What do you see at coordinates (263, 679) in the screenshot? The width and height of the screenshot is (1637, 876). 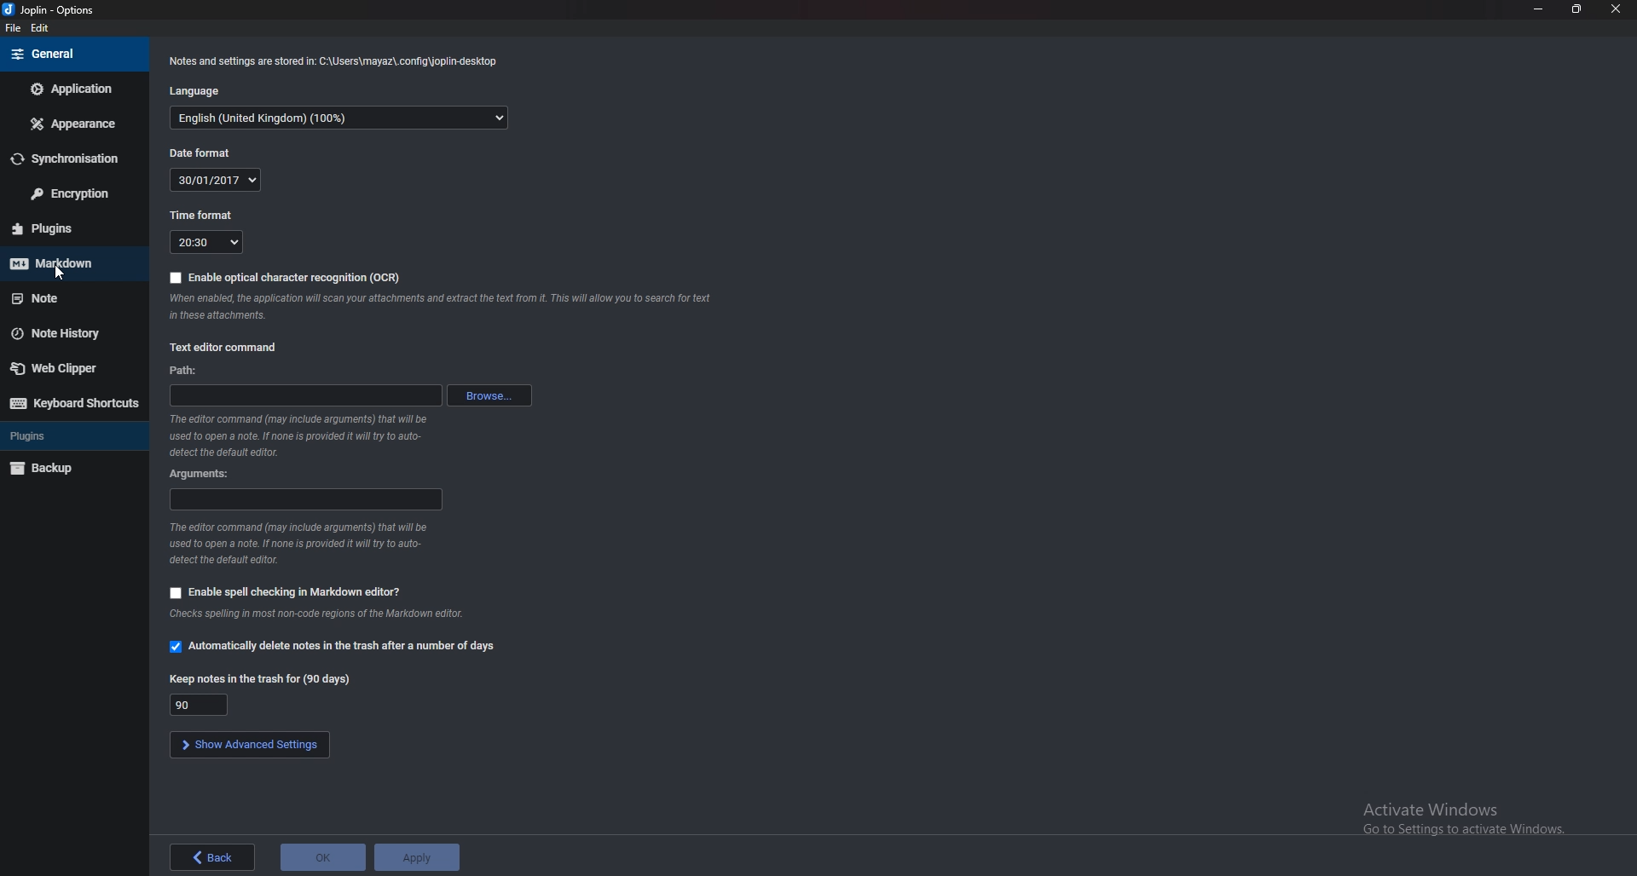 I see `Keep notes in trash for` at bounding box center [263, 679].